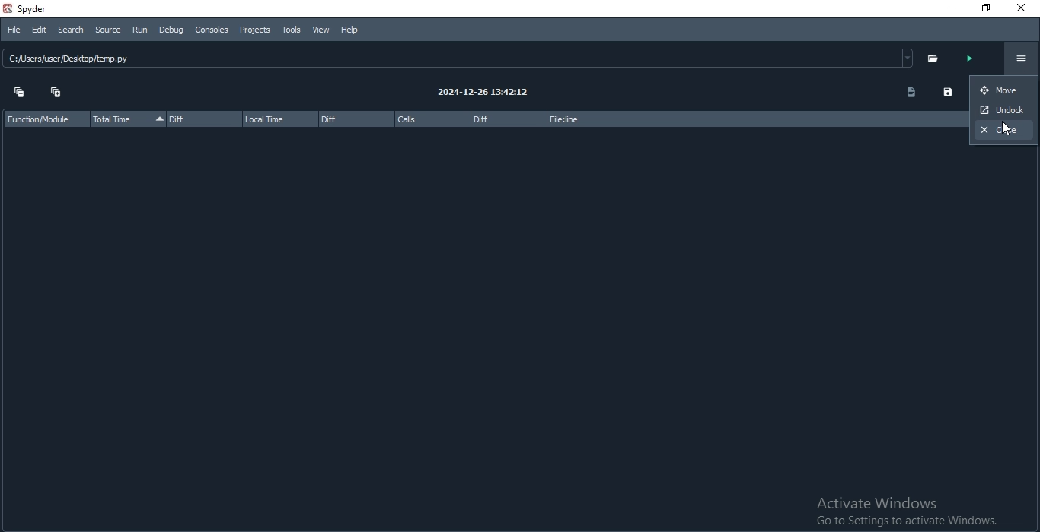  What do you see at coordinates (1022, 59) in the screenshot?
I see `Options` at bounding box center [1022, 59].